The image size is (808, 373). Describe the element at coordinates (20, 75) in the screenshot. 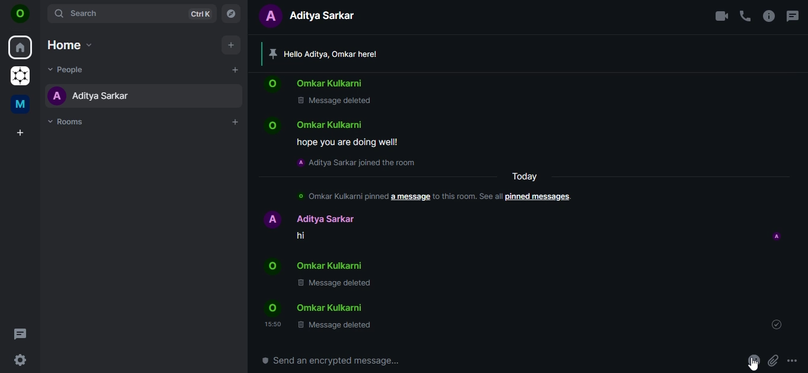

I see `grapheneOS` at that location.